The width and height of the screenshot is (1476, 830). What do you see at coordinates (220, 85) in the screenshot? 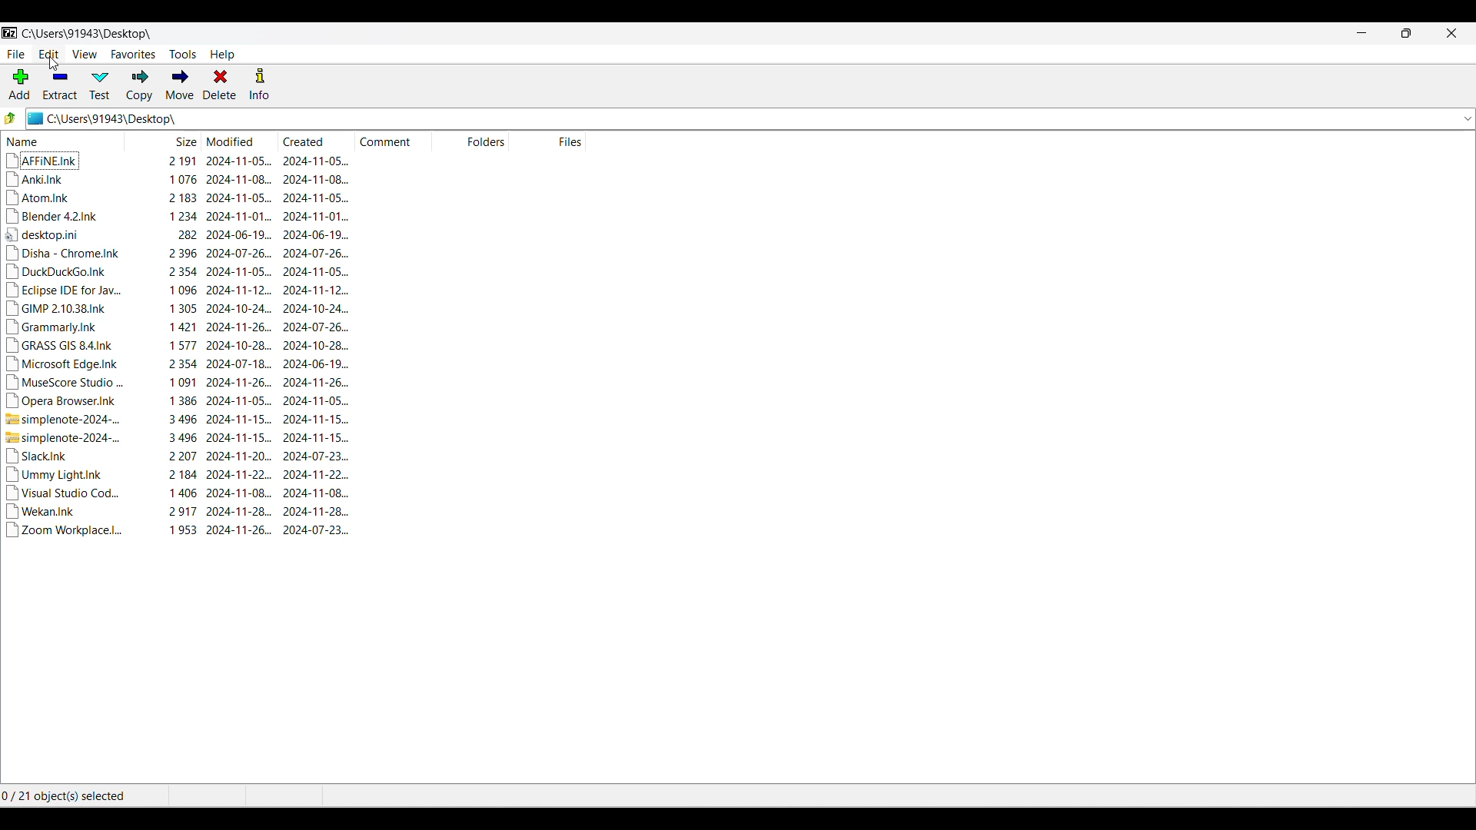
I see `Delete` at bounding box center [220, 85].